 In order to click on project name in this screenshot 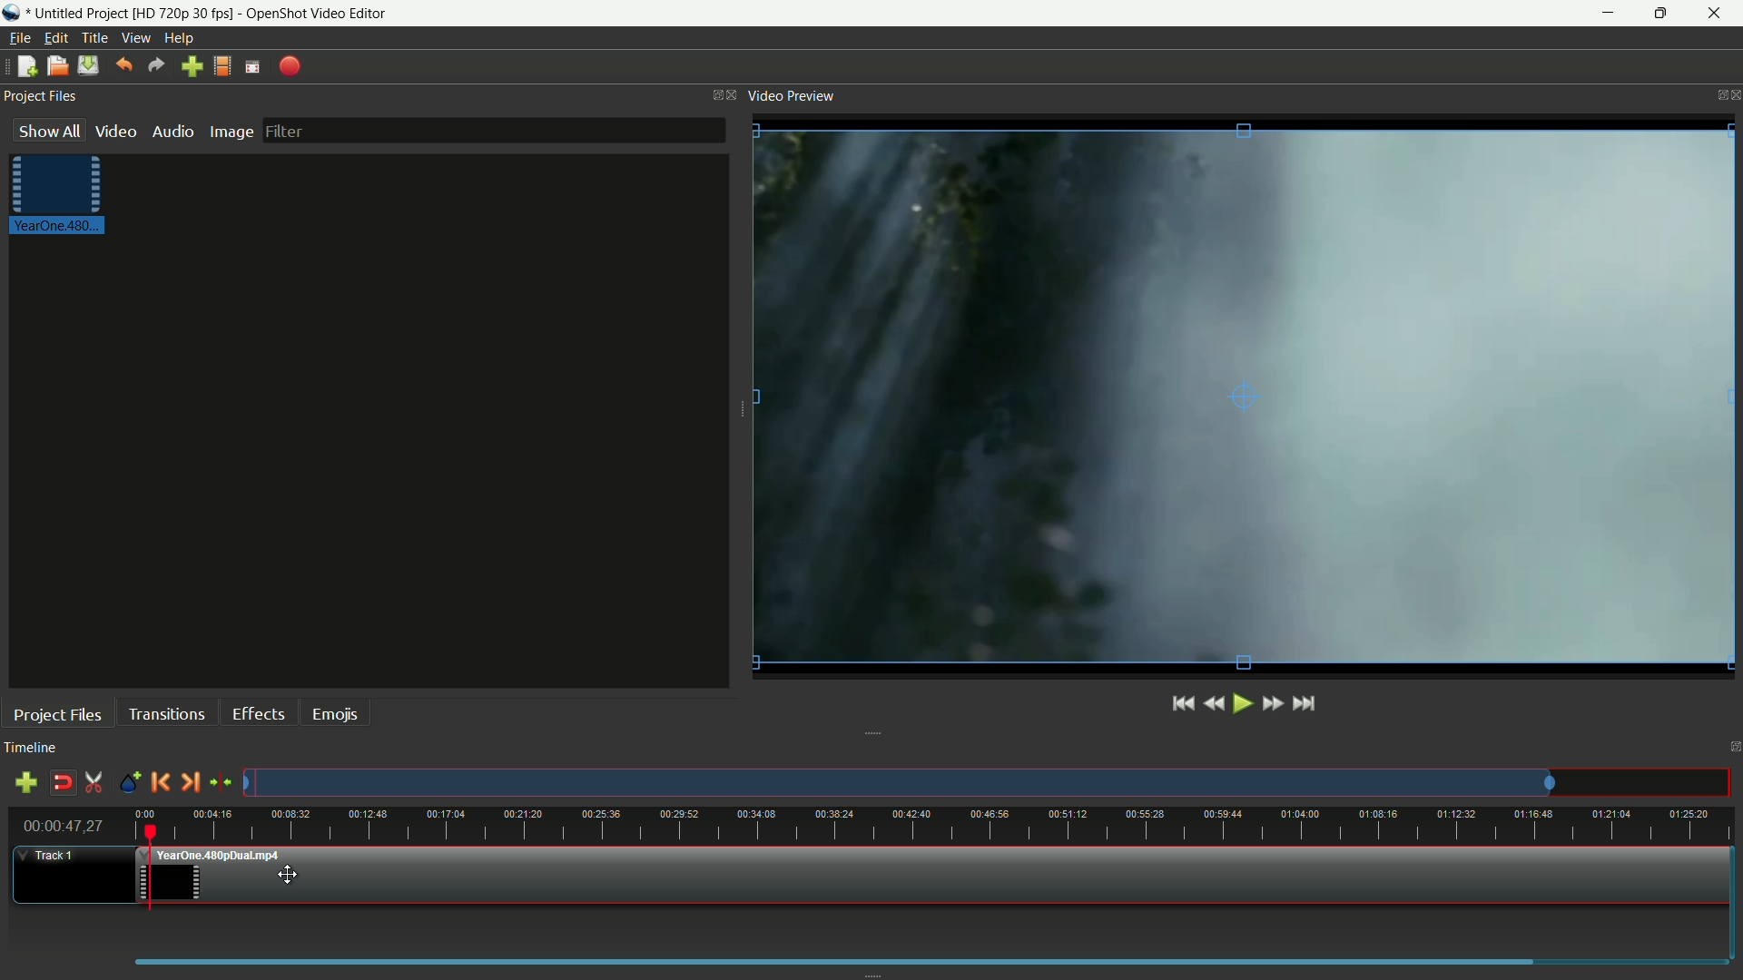, I will do `click(74, 13)`.